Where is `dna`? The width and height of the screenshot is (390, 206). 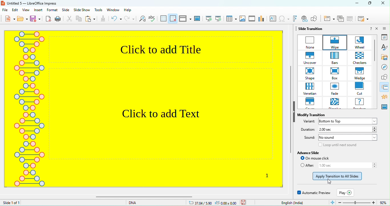
dna is located at coordinates (137, 203).